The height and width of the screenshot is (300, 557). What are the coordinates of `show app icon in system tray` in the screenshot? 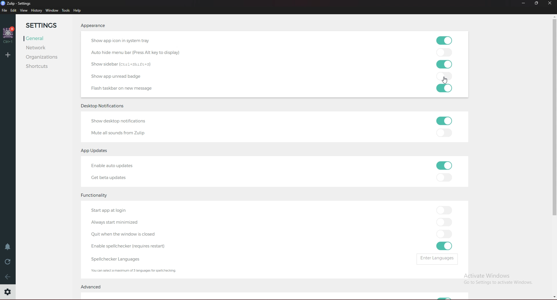 It's located at (124, 41).